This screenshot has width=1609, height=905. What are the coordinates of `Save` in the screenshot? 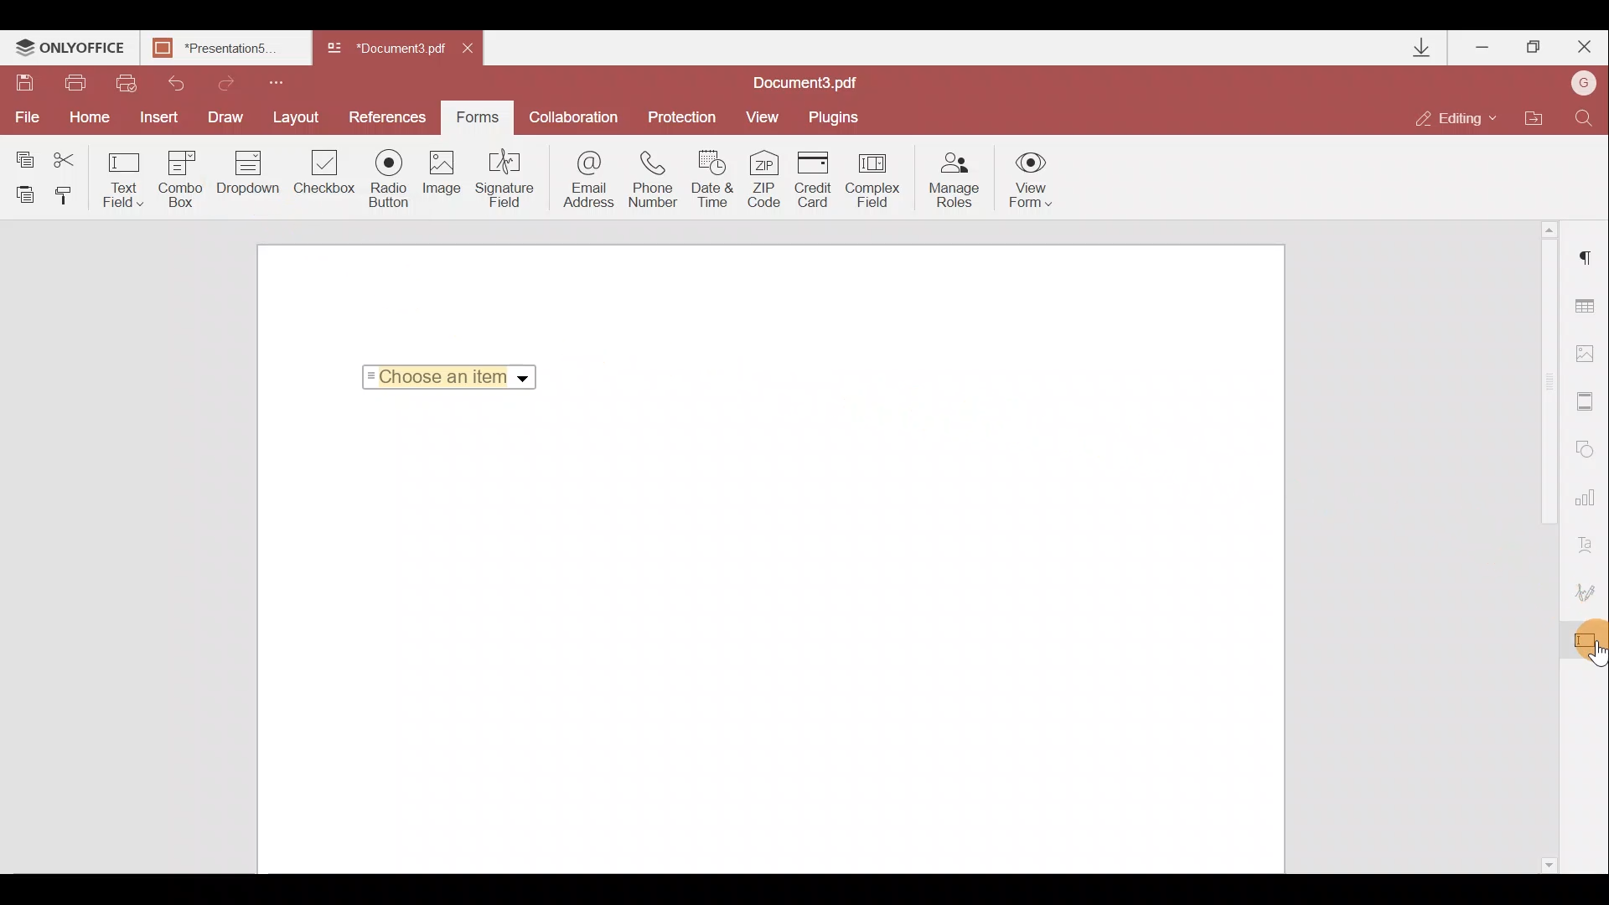 It's located at (24, 83).